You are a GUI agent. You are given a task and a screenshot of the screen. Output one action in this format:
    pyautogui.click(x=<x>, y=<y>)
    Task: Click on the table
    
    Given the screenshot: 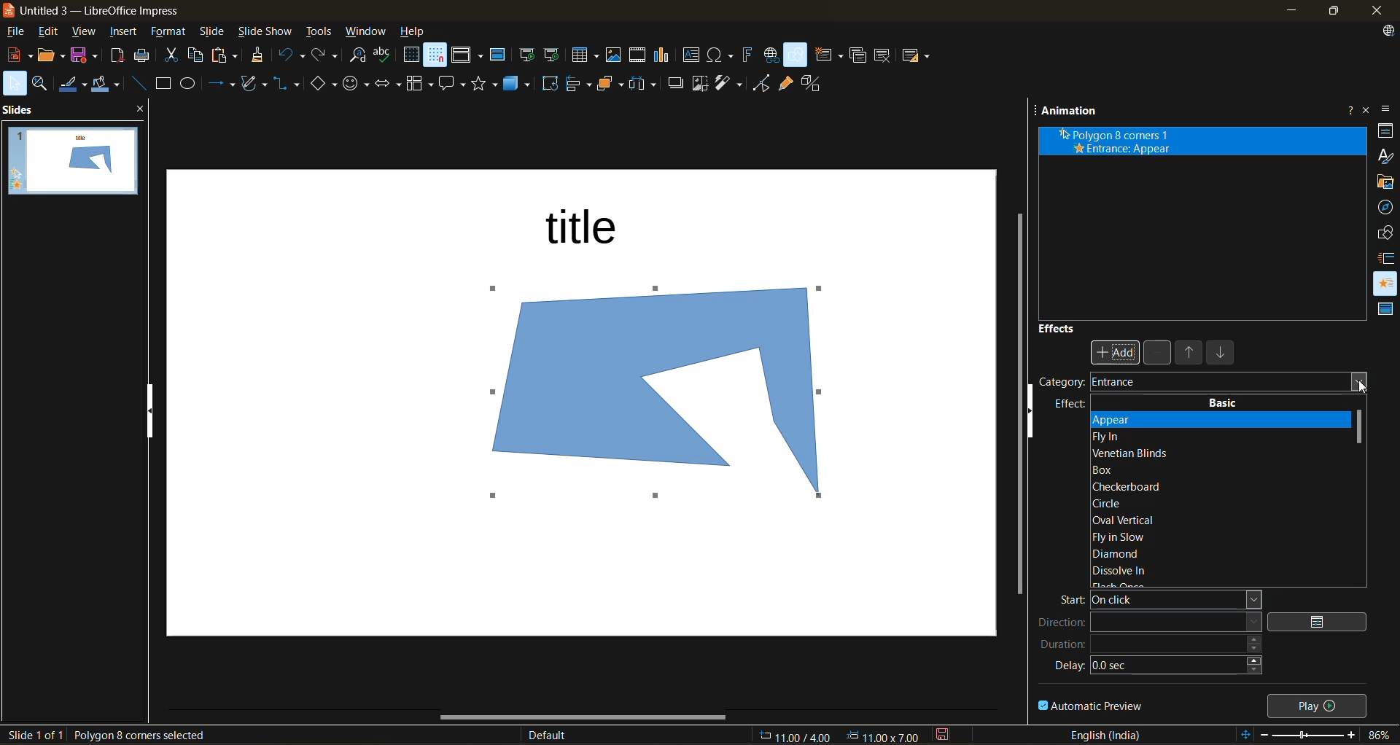 What is the action you would take?
    pyautogui.click(x=585, y=56)
    